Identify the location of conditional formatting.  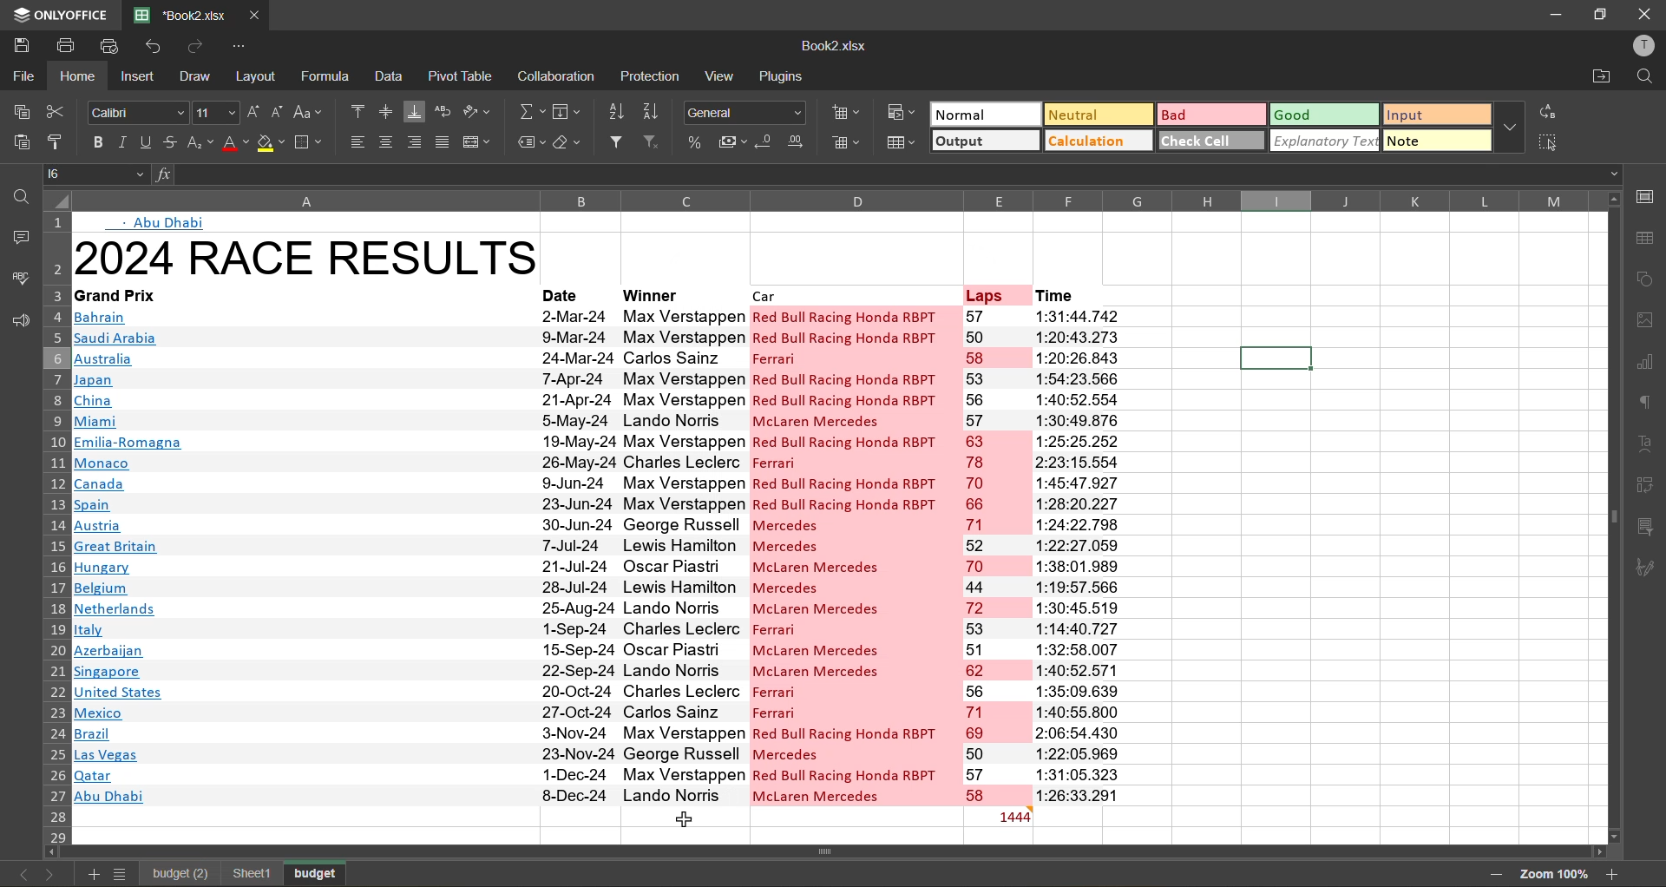
(901, 111).